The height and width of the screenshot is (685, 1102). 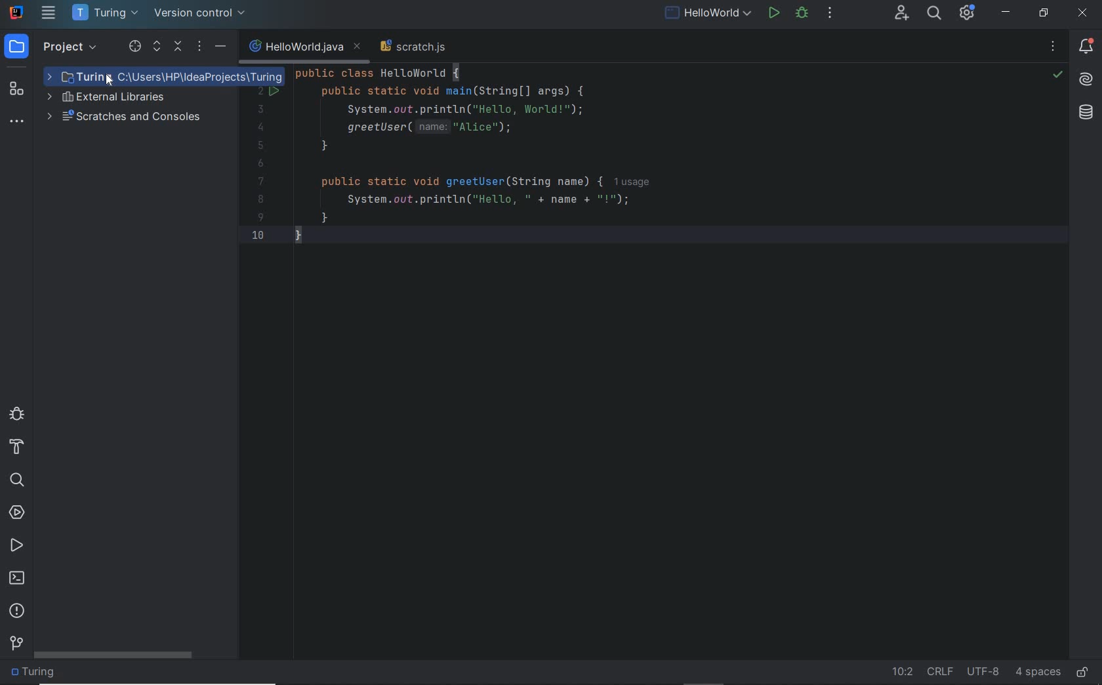 I want to click on AI Assistant, so click(x=1085, y=79).